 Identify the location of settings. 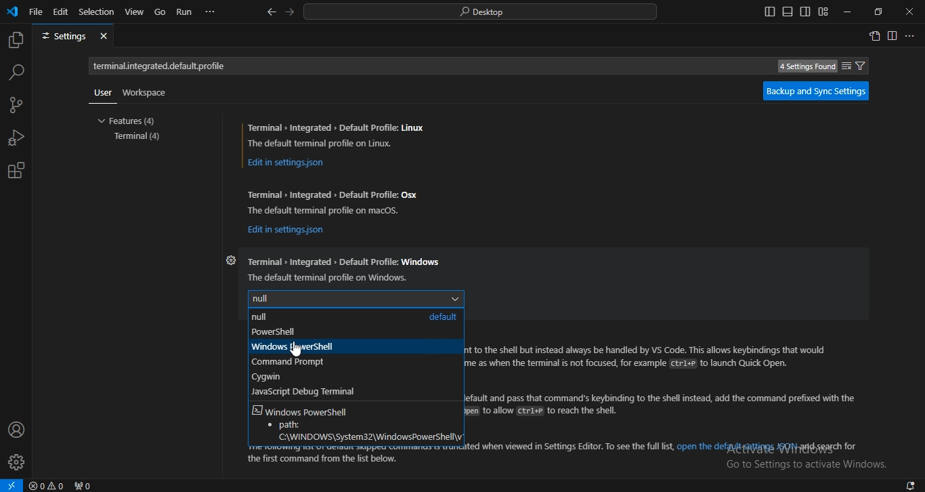
(229, 260).